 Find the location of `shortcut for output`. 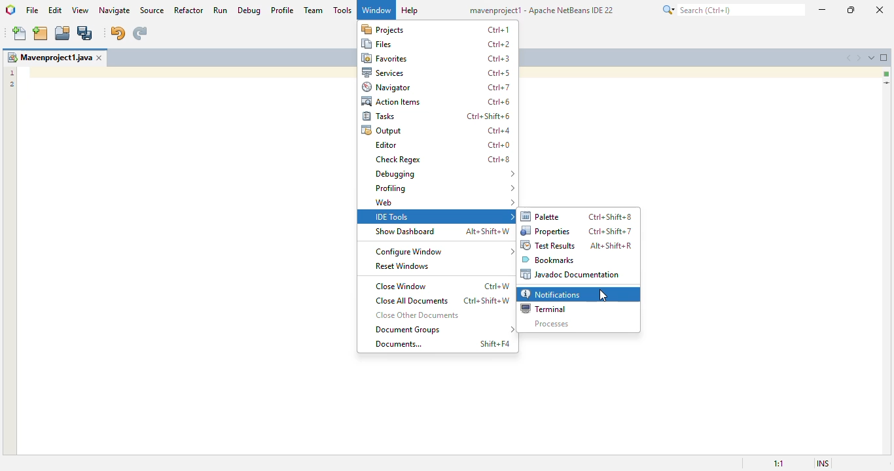

shortcut for output is located at coordinates (499, 130).